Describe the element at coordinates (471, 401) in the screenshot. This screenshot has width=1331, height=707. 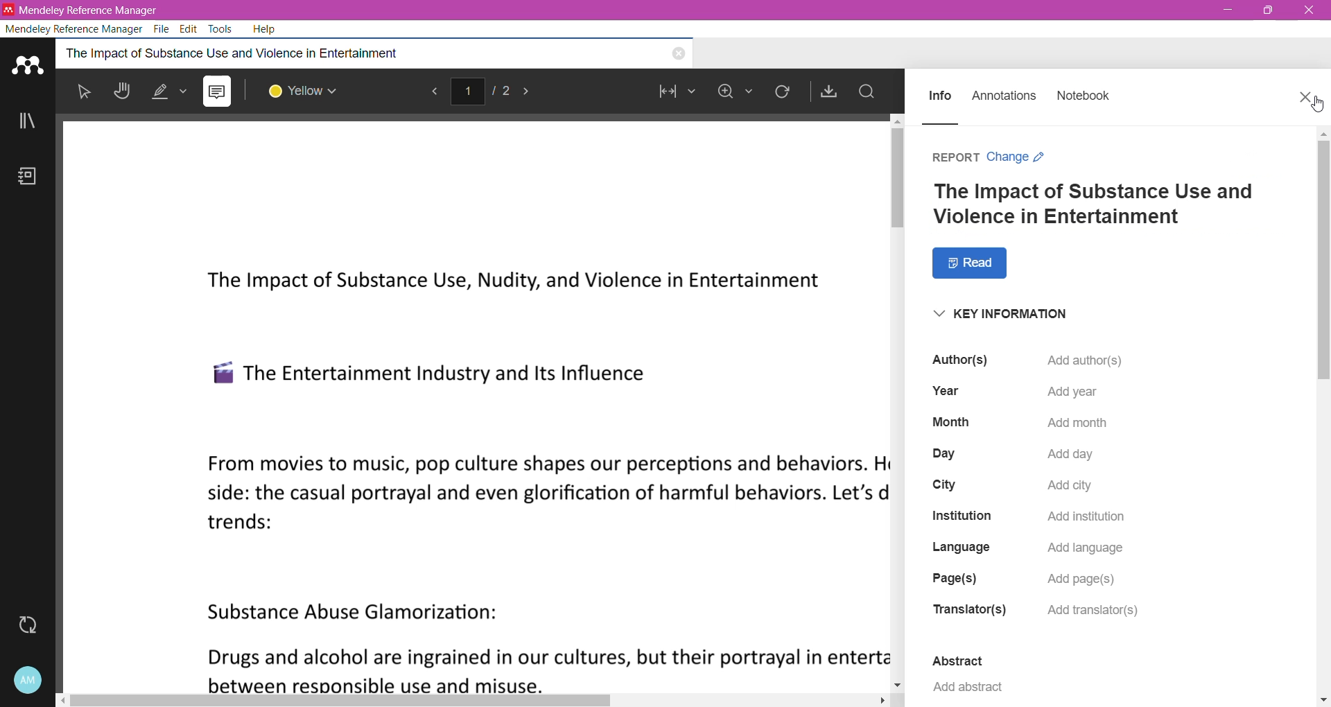
I see `Document in Default fit to width view` at that location.